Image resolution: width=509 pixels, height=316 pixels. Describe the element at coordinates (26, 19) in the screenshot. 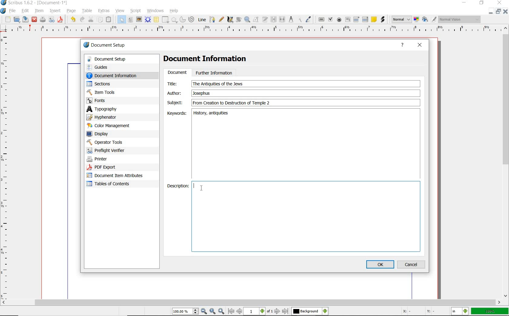

I see `save` at that location.